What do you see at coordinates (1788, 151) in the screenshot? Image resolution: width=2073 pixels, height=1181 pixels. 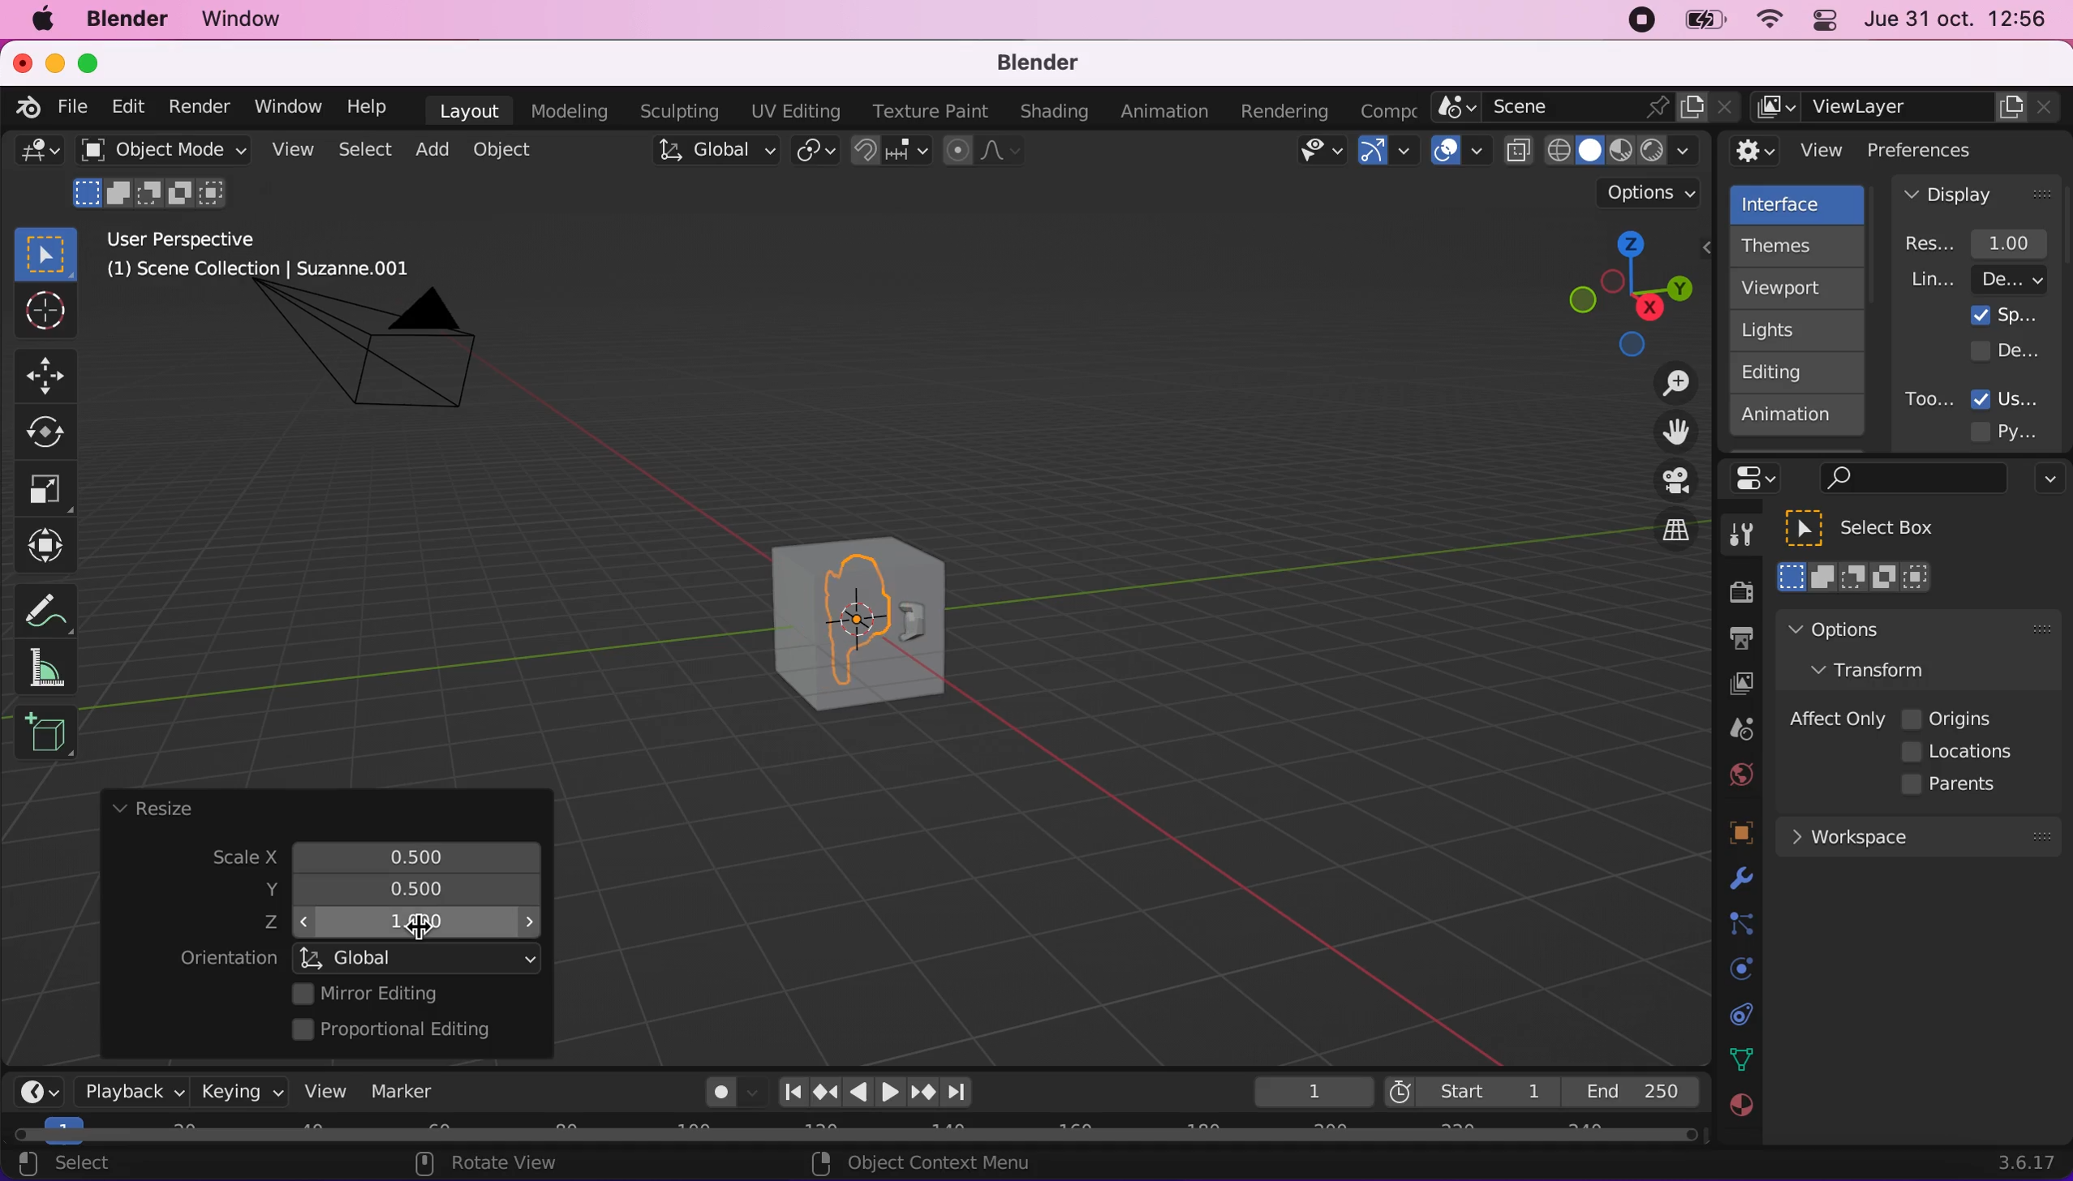 I see `view` at bounding box center [1788, 151].